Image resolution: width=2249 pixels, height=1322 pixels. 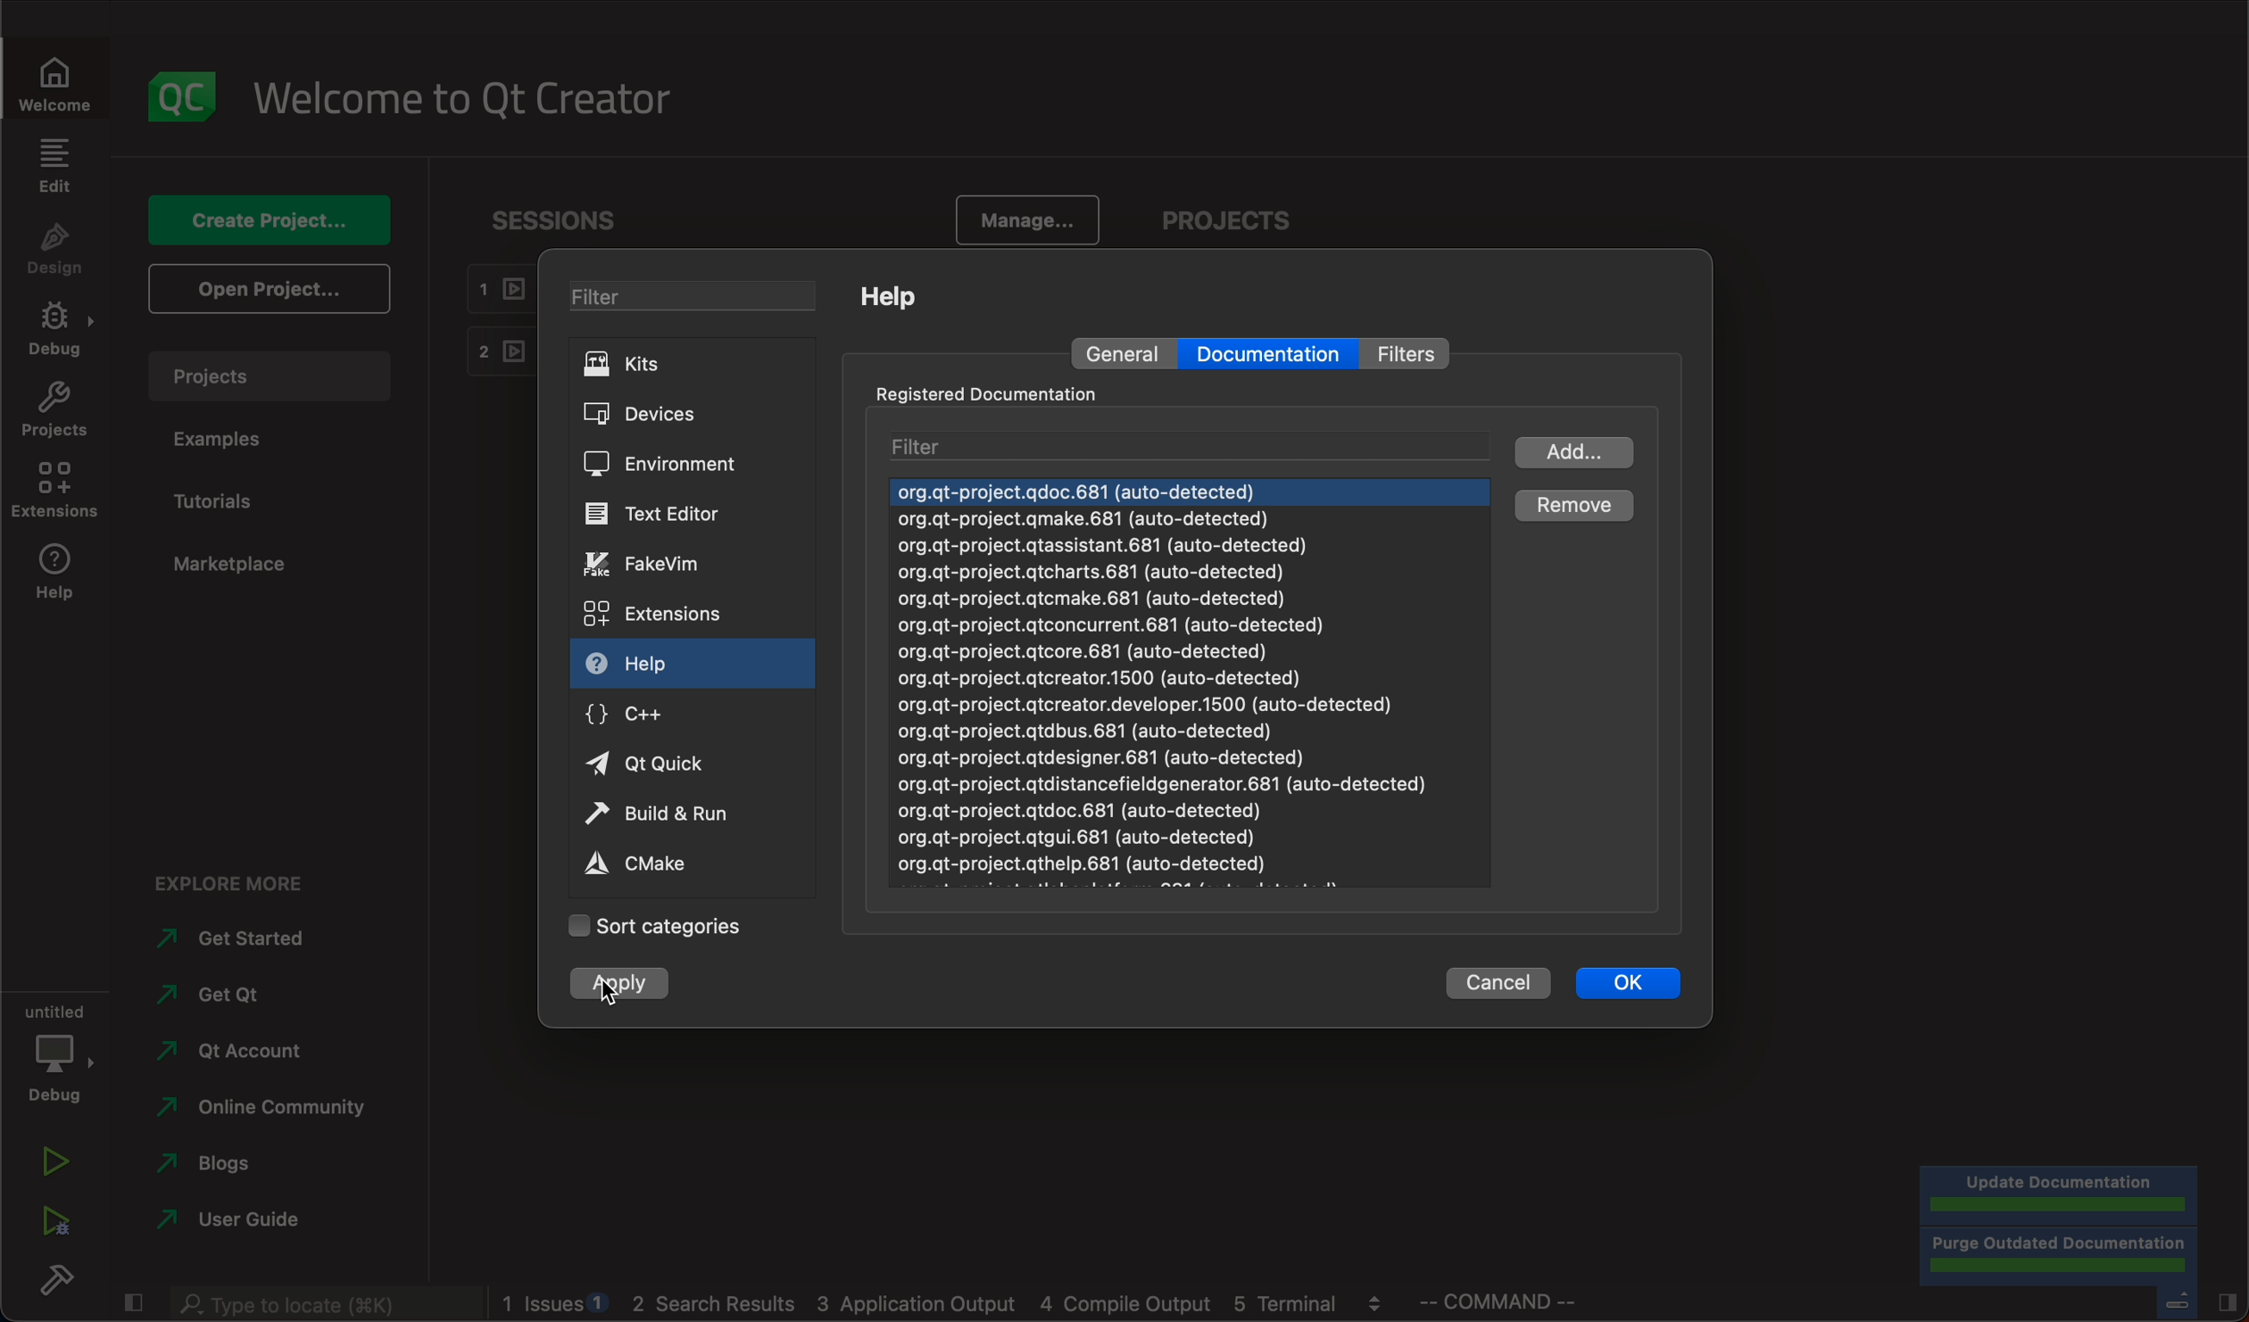 What do you see at coordinates (231, 504) in the screenshot?
I see `tutorials` at bounding box center [231, 504].